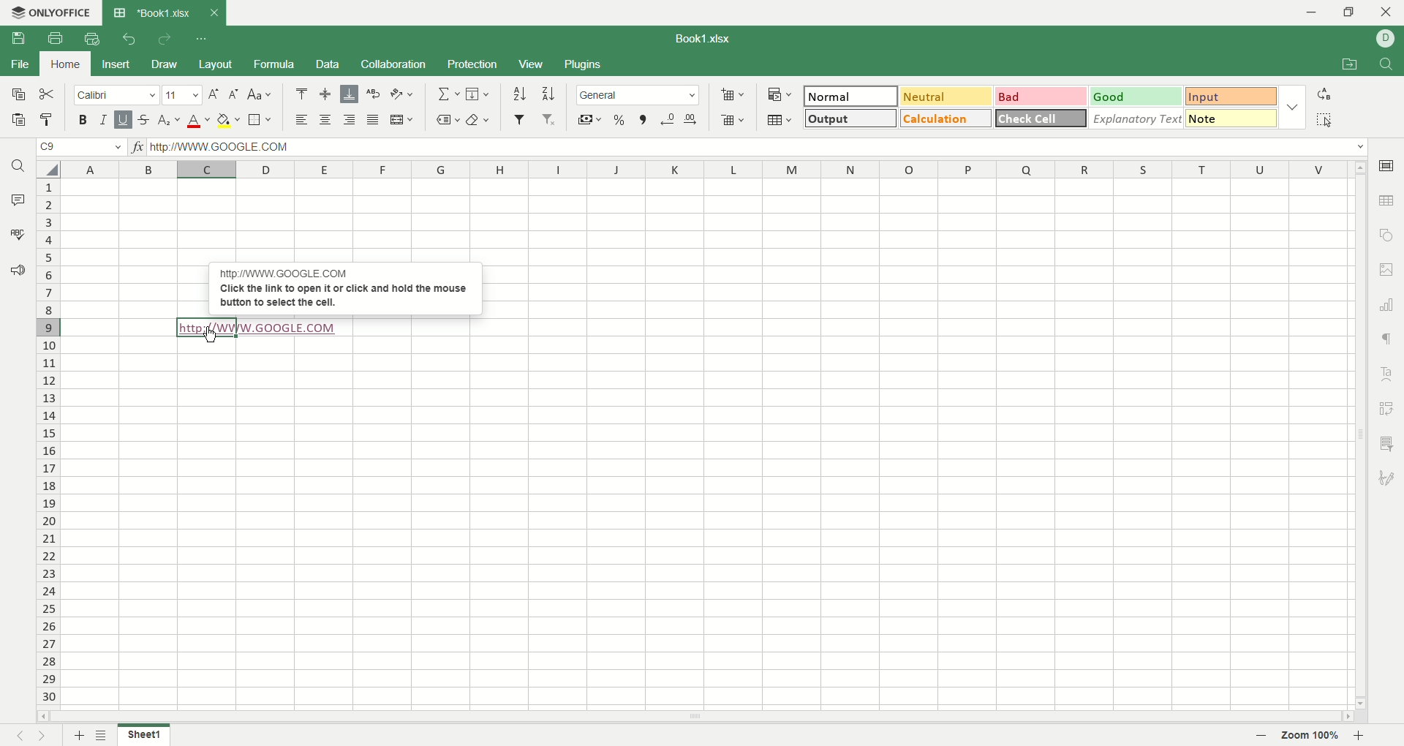 Image resolution: width=1404 pixels, height=746 pixels. Describe the element at coordinates (18, 165) in the screenshot. I see `find` at that location.